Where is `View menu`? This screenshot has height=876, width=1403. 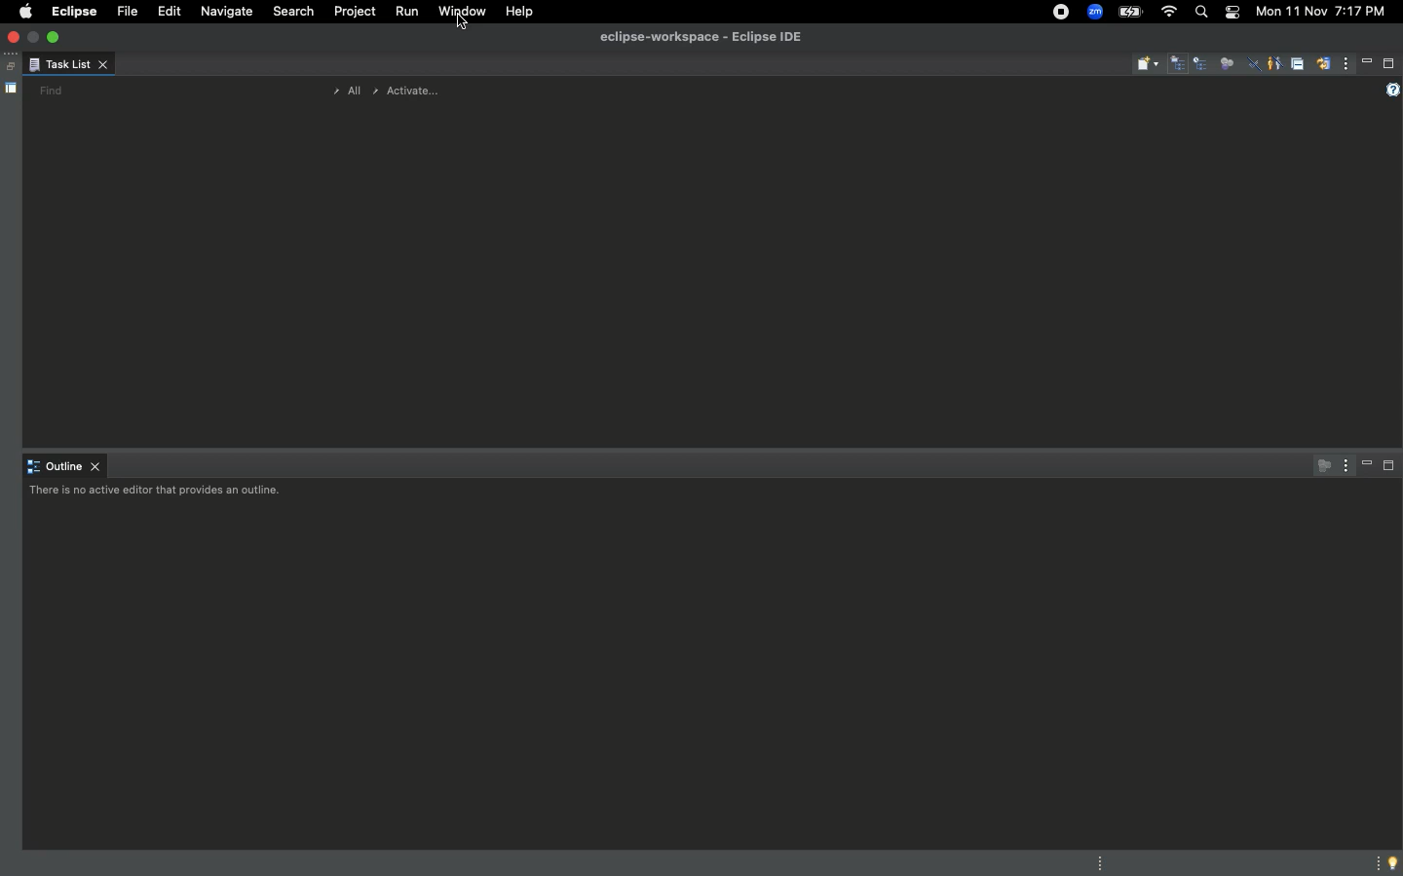
View menu is located at coordinates (1346, 66).